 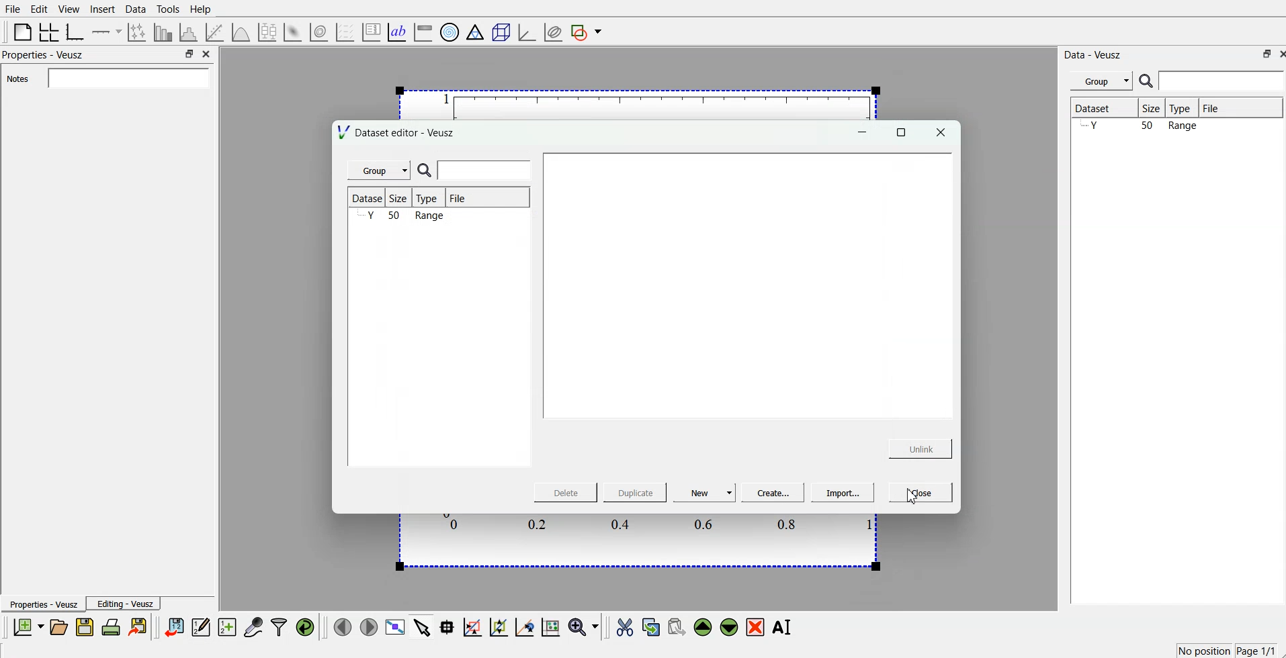 I want to click on Add an axis, so click(x=108, y=31).